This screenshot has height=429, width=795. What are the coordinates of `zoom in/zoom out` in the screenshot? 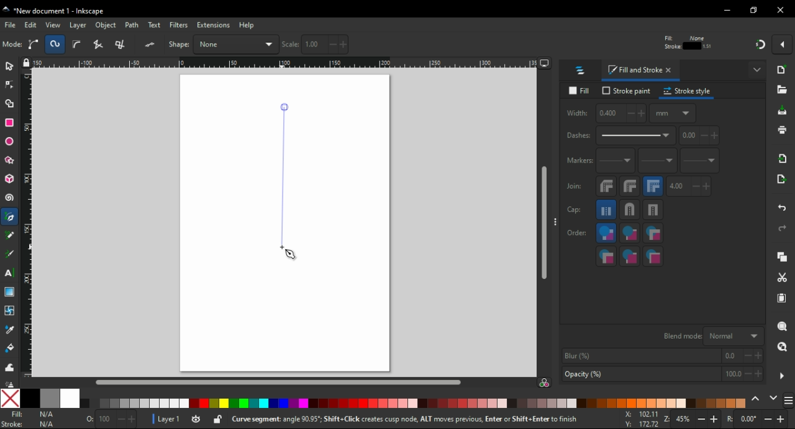 It's located at (693, 420).